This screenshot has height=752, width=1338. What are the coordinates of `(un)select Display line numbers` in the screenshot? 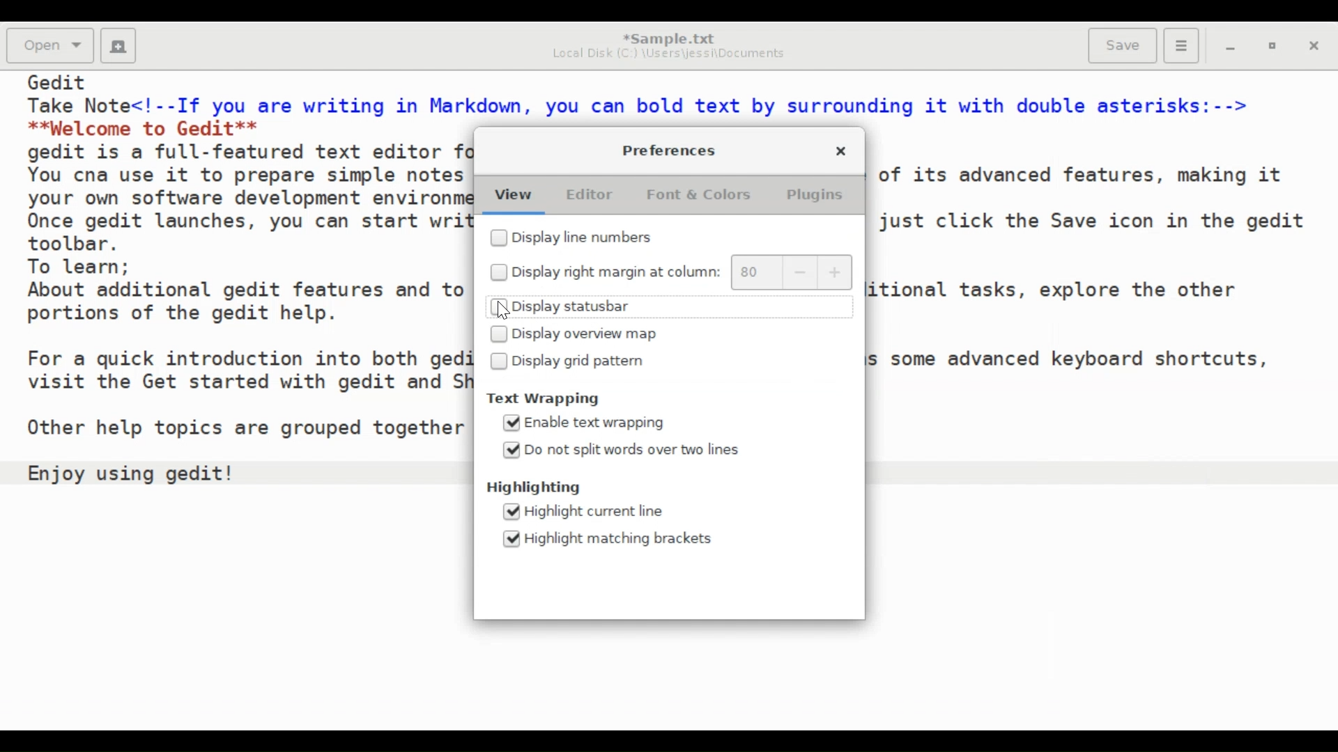 It's located at (580, 237).